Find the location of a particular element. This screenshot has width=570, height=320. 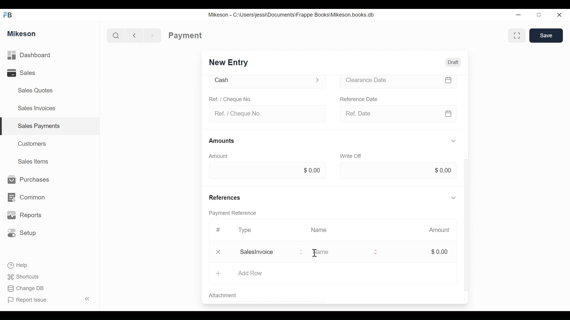

Save is located at coordinates (547, 36).